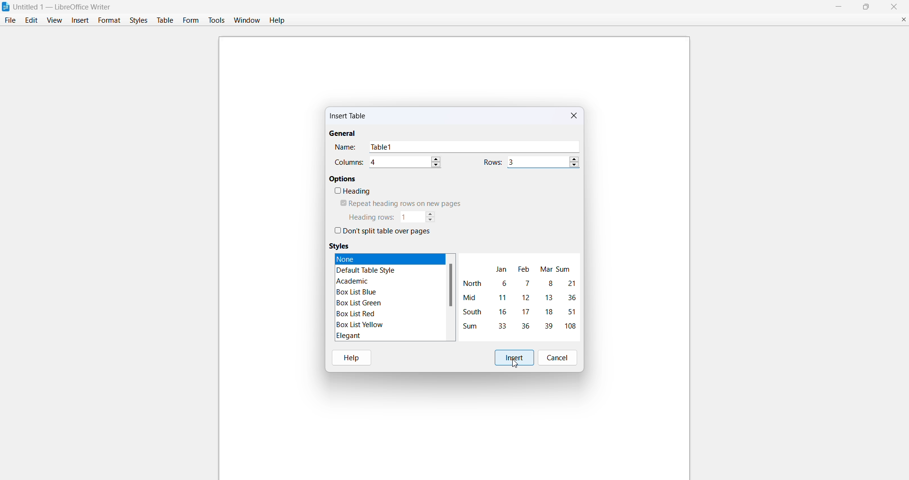  I want to click on maximize, so click(867, 7).